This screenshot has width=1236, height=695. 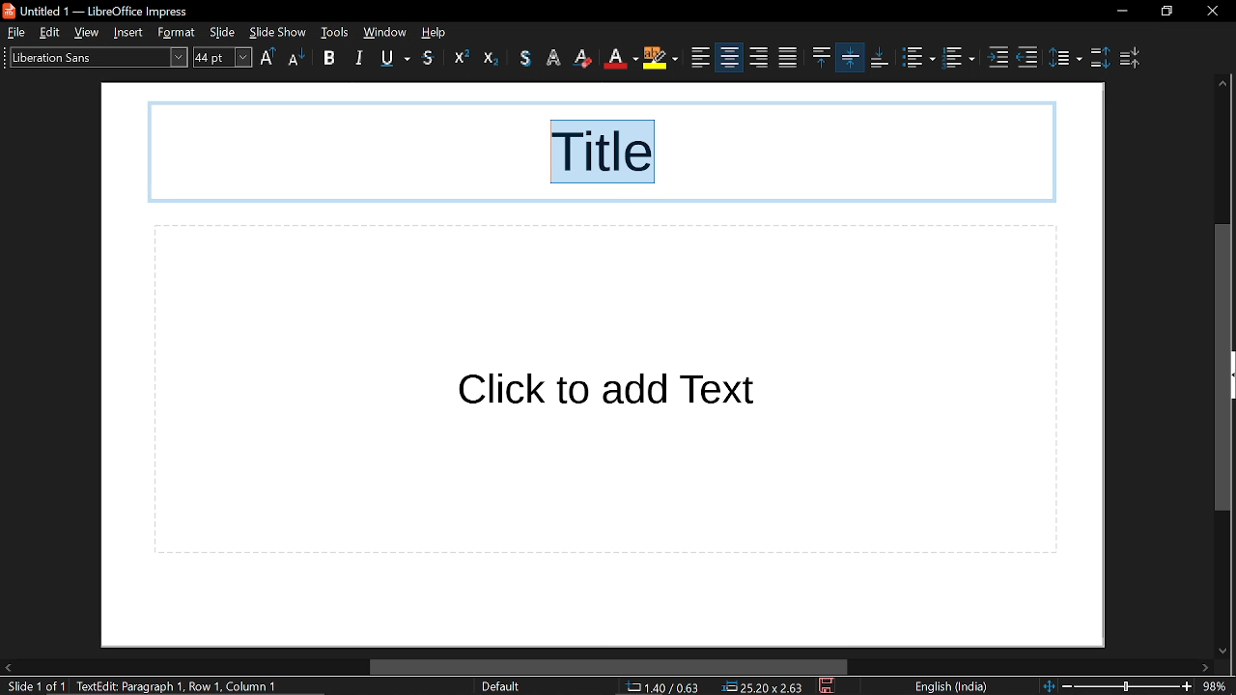 I want to click on edit, so click(x=52, y=33).